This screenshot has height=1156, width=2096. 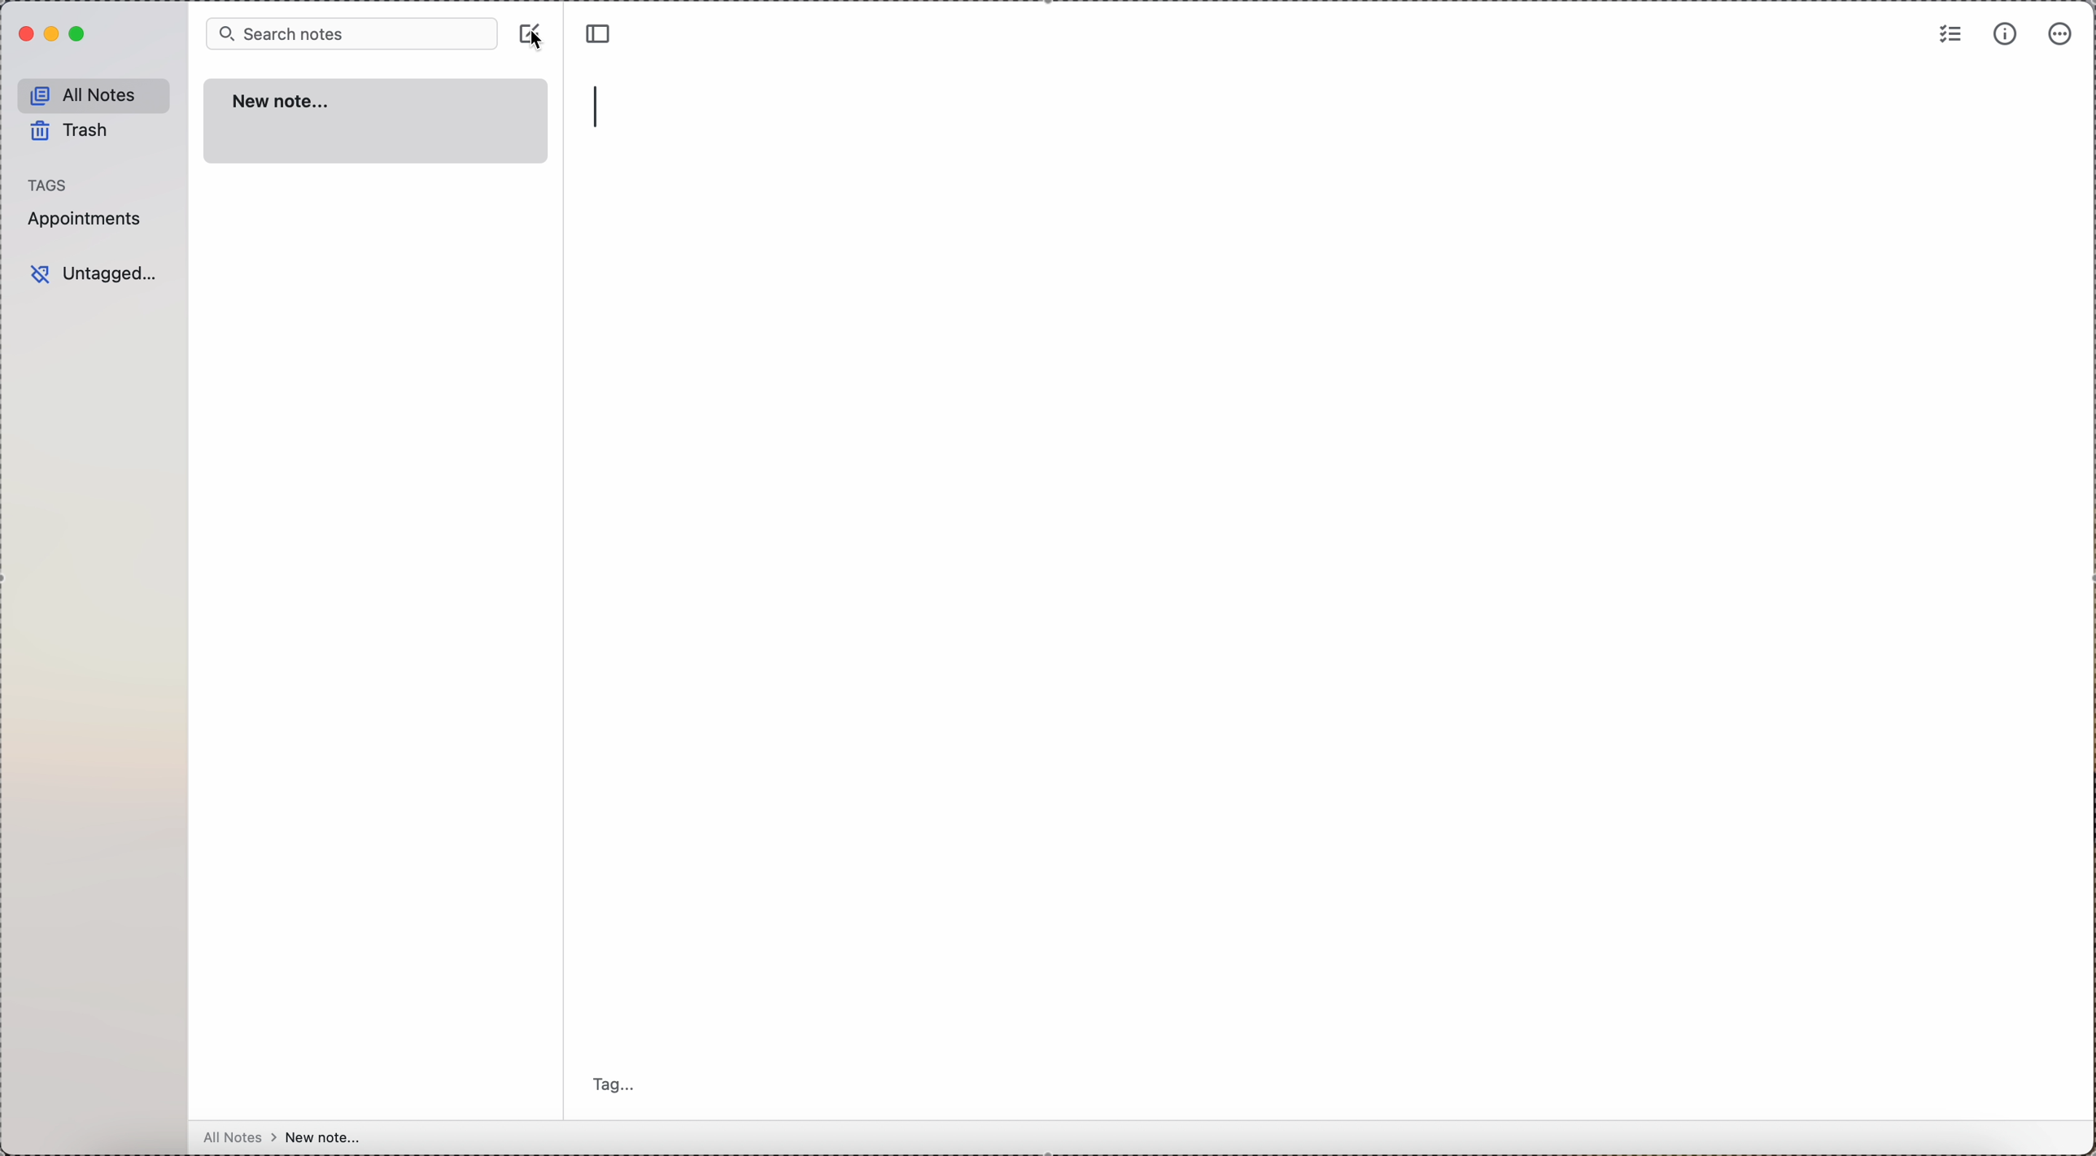 What do you see at coordinates (601, 105) in the screenshot?
I see `type` at bounding box center [601, 105].